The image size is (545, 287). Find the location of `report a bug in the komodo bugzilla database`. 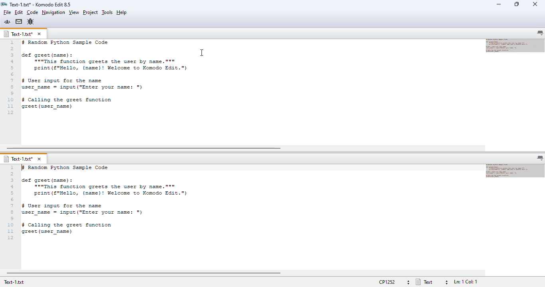

report a bug in the komodo bugzilla database is located at coordinates (31, 22).